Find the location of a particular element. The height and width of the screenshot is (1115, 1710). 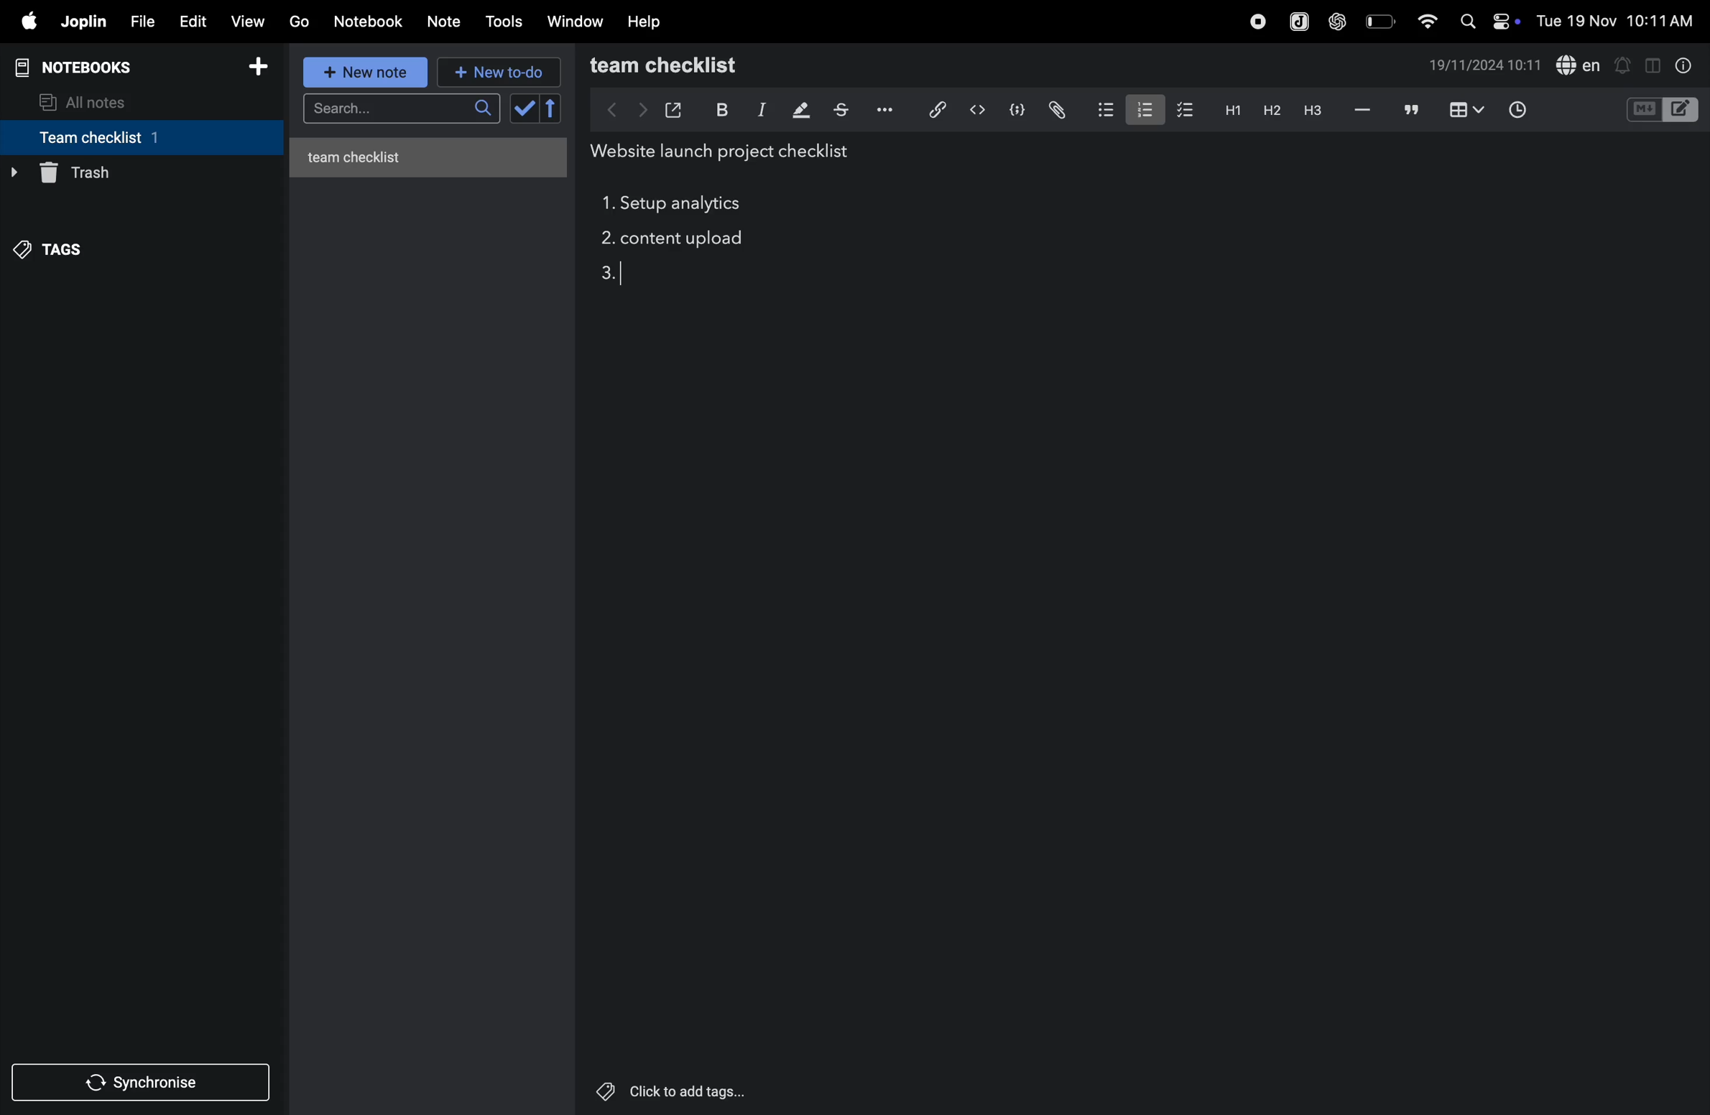

attach file is located at coordinates (1055, 109).